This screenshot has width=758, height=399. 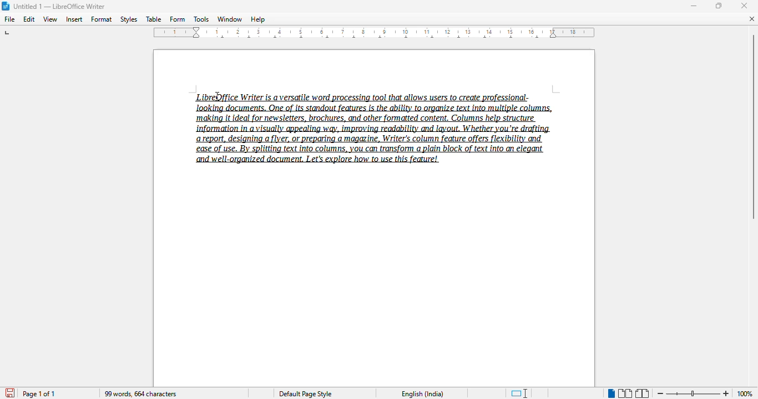 What do you see at coordinates (178, 19) in the screenshot?
I see `form` at bounding box center [178, 19].